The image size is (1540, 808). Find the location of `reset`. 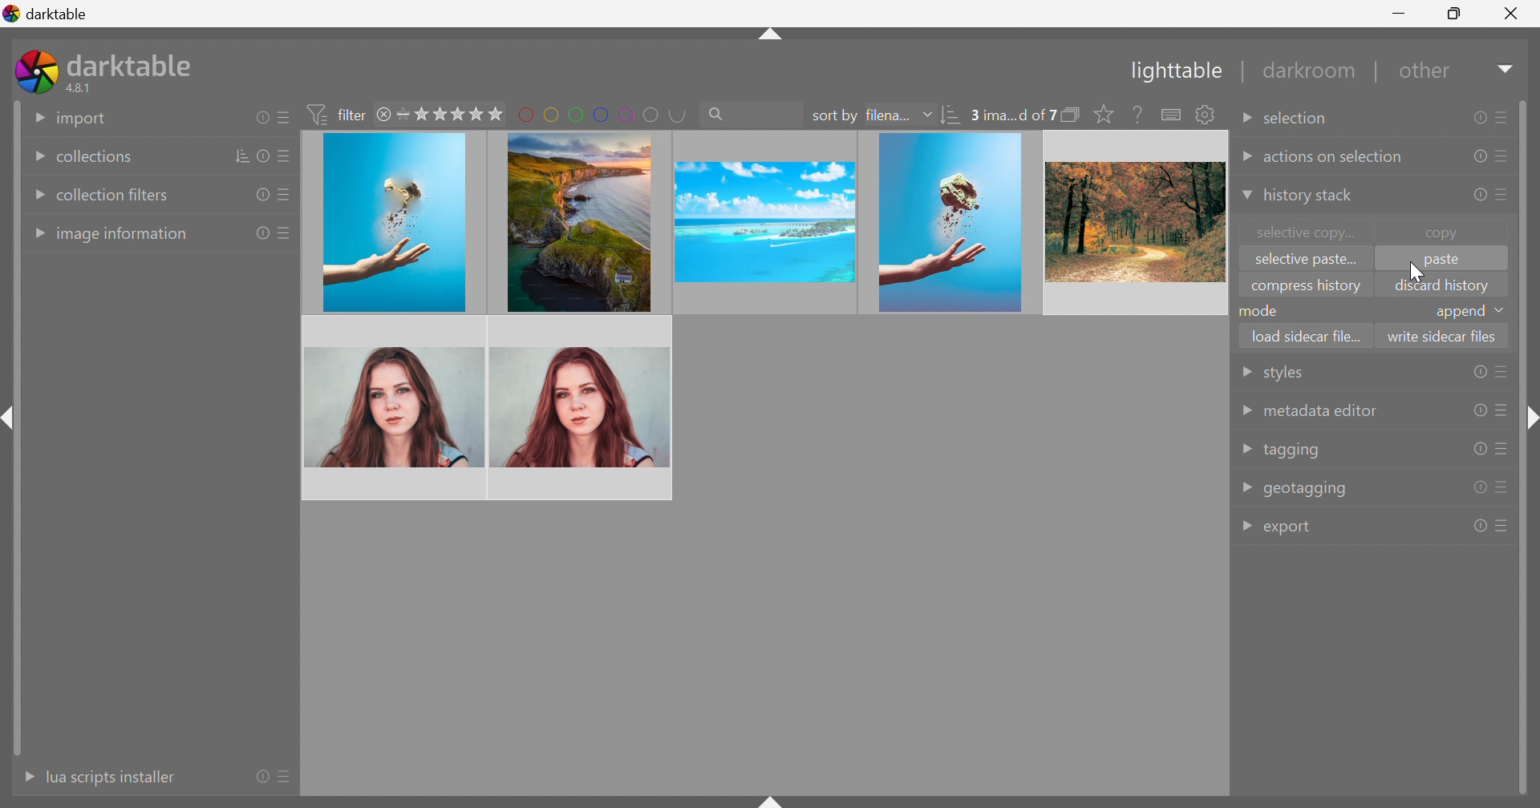

reset is located at coordinates (1479, 410).